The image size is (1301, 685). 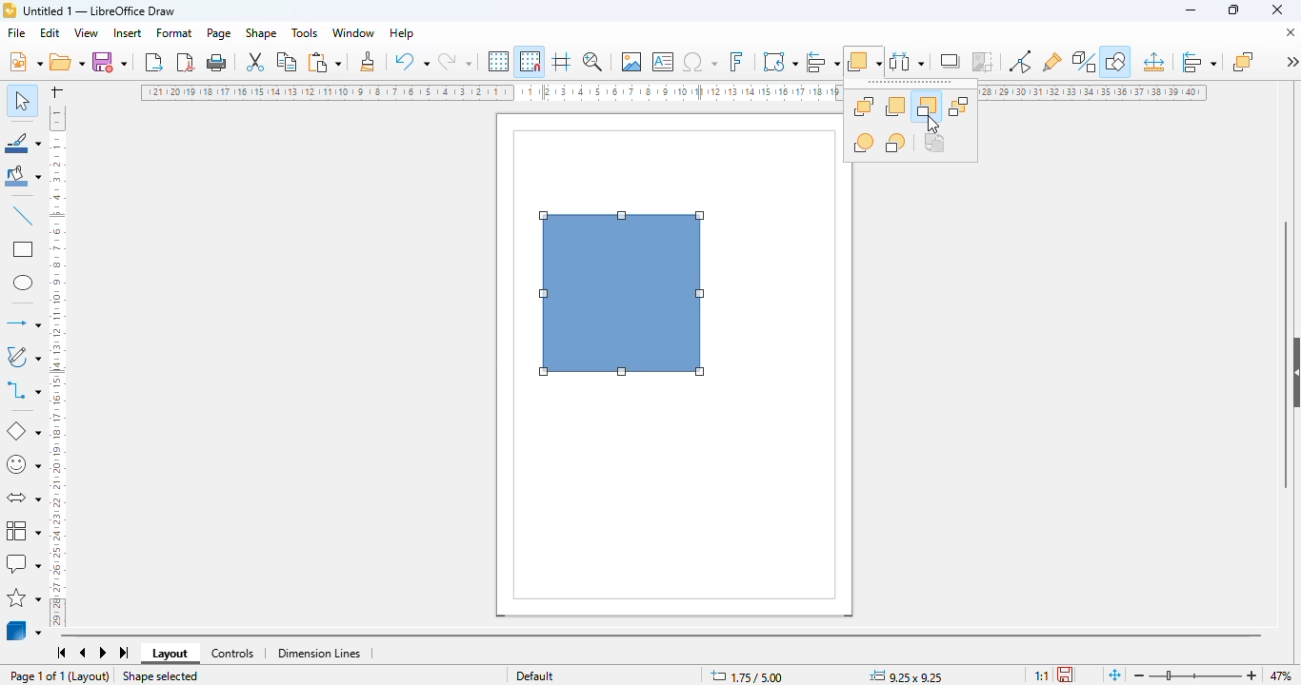 I want to click on shape, so click(x=261, y=33).